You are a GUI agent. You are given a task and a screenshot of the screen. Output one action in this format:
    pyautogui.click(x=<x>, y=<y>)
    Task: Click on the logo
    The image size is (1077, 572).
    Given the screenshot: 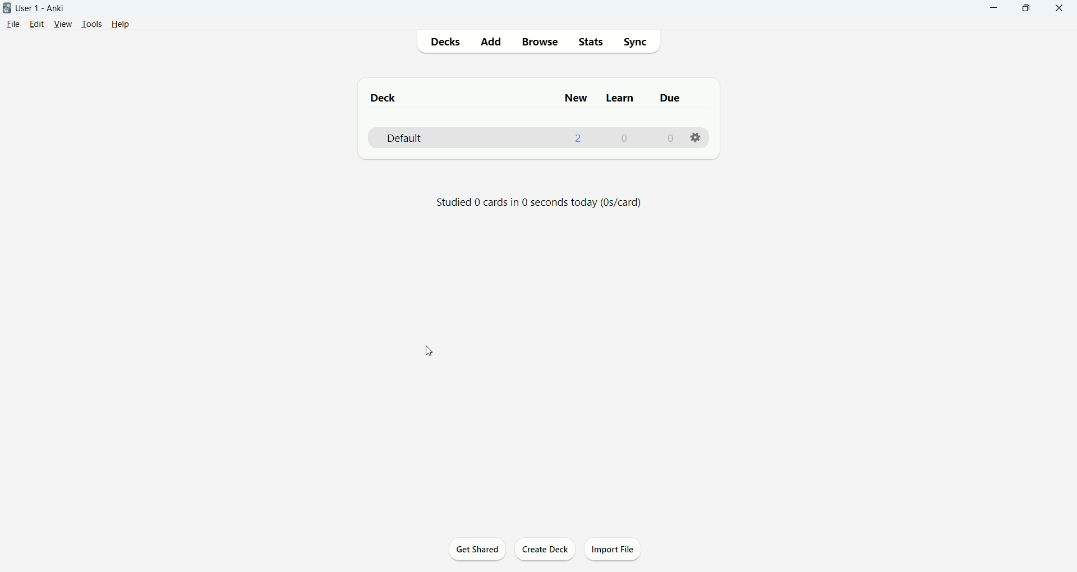 What is the action you would take?
    pyautogui.click(x=7, y=7)
    